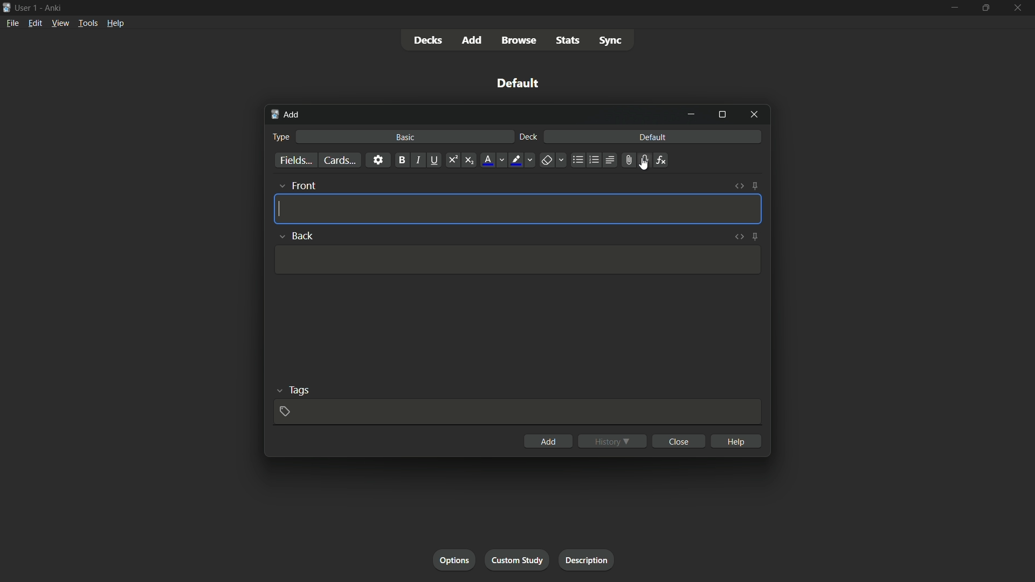 The height and width of the screenshot is (582, 1035). Describe the element at coordinates (1019, 8) in the screenshot. I see `close app` at that location.